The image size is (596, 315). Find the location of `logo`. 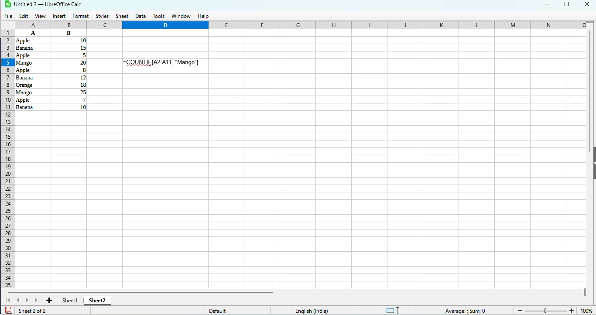

logo is located at coordinates (7, 4).